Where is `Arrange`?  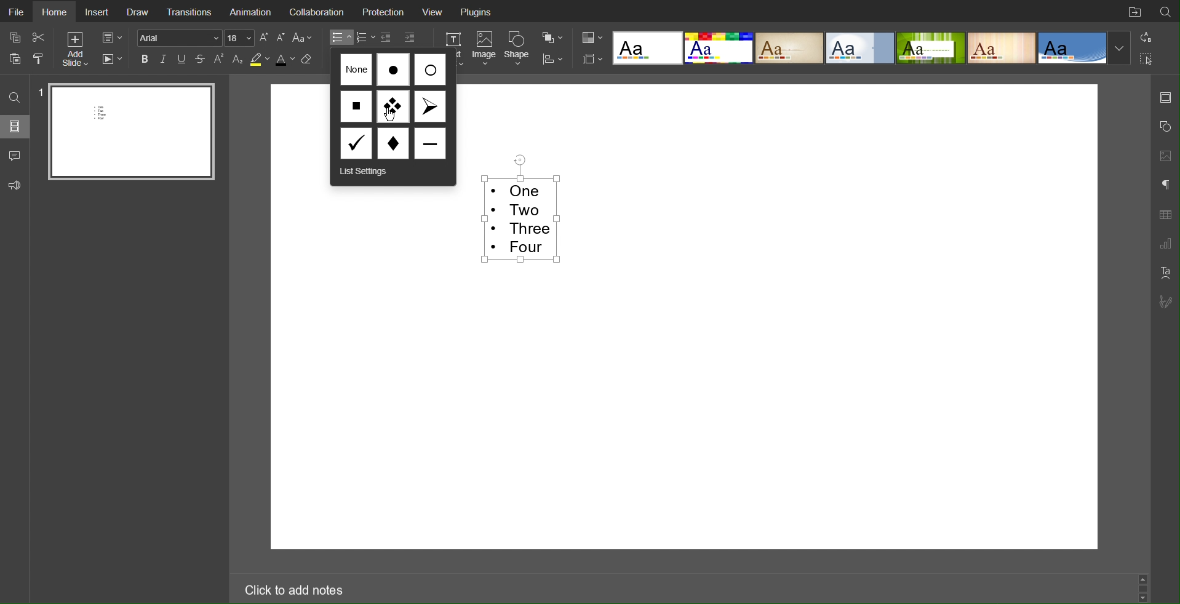
Arrange is located at coordinates (552, 38).